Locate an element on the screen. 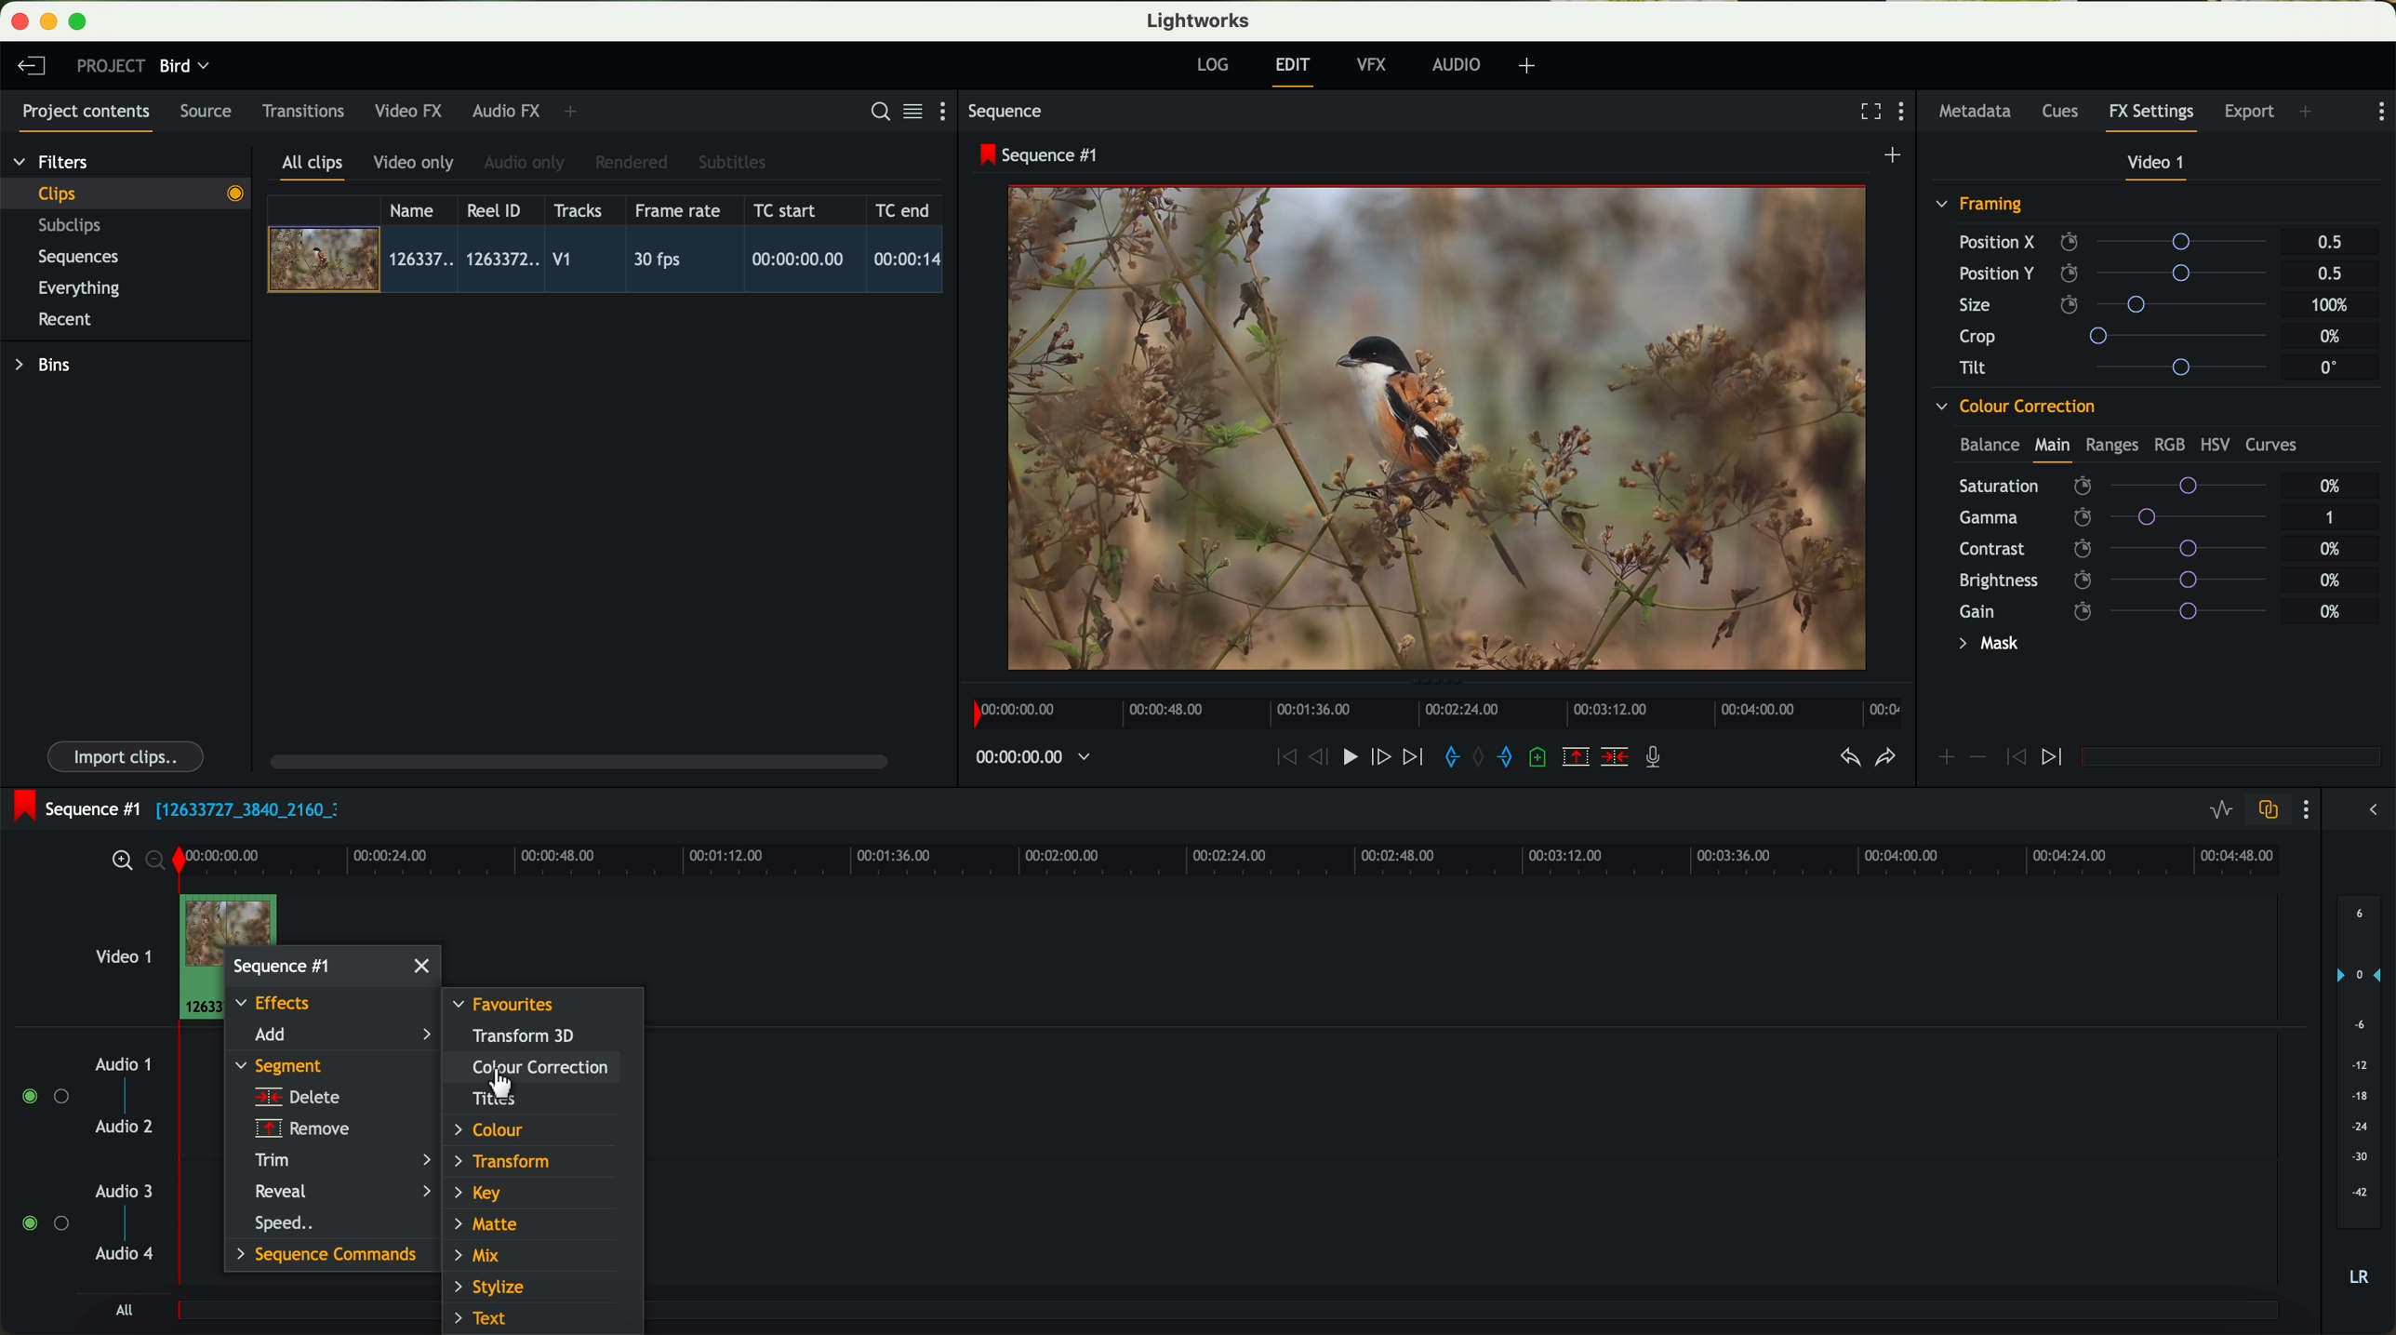 The width and height of the screenshot is (2396, 1335). contrast is located at coordinates (2124, 549).